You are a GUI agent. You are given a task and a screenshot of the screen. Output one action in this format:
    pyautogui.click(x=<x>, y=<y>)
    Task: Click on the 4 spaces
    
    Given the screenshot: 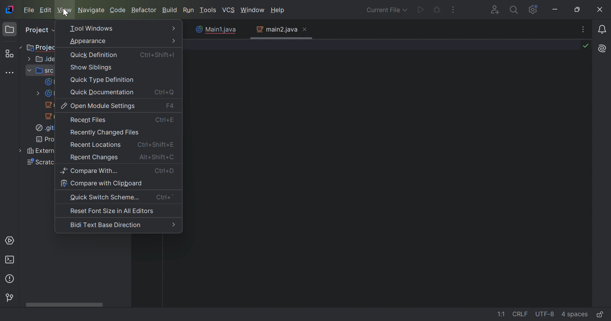 What is the action you would take?
    pyautogui.click(x=576, y=315)
    